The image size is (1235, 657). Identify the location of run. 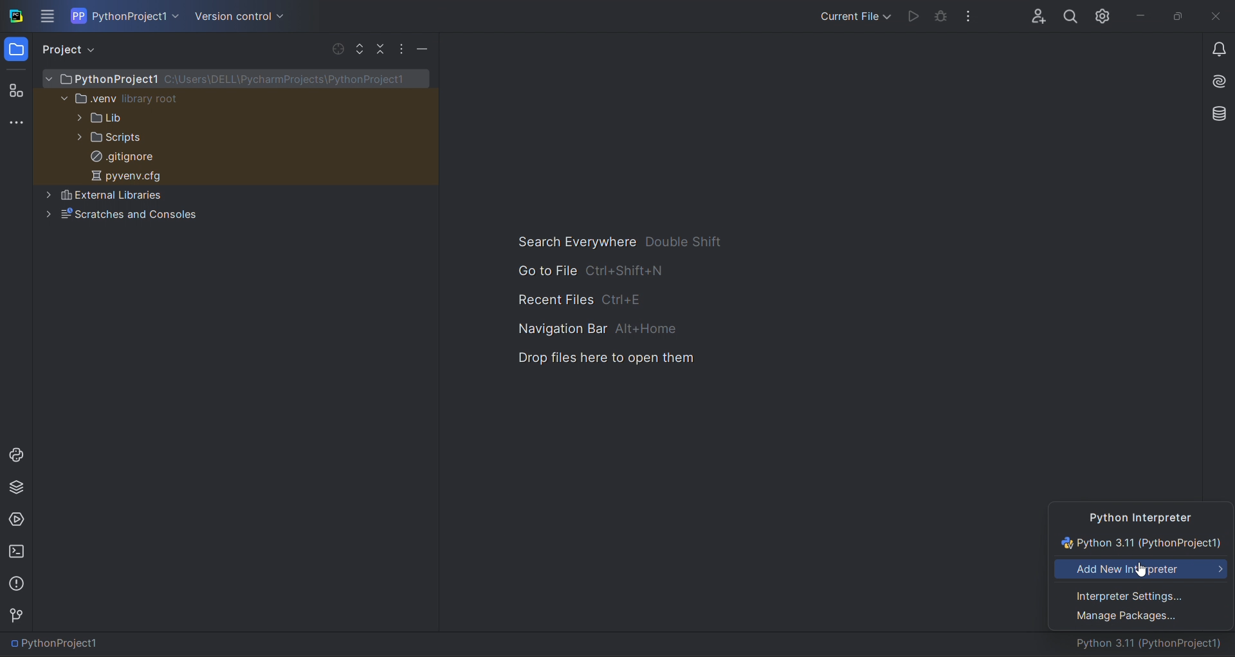
(911, 16).